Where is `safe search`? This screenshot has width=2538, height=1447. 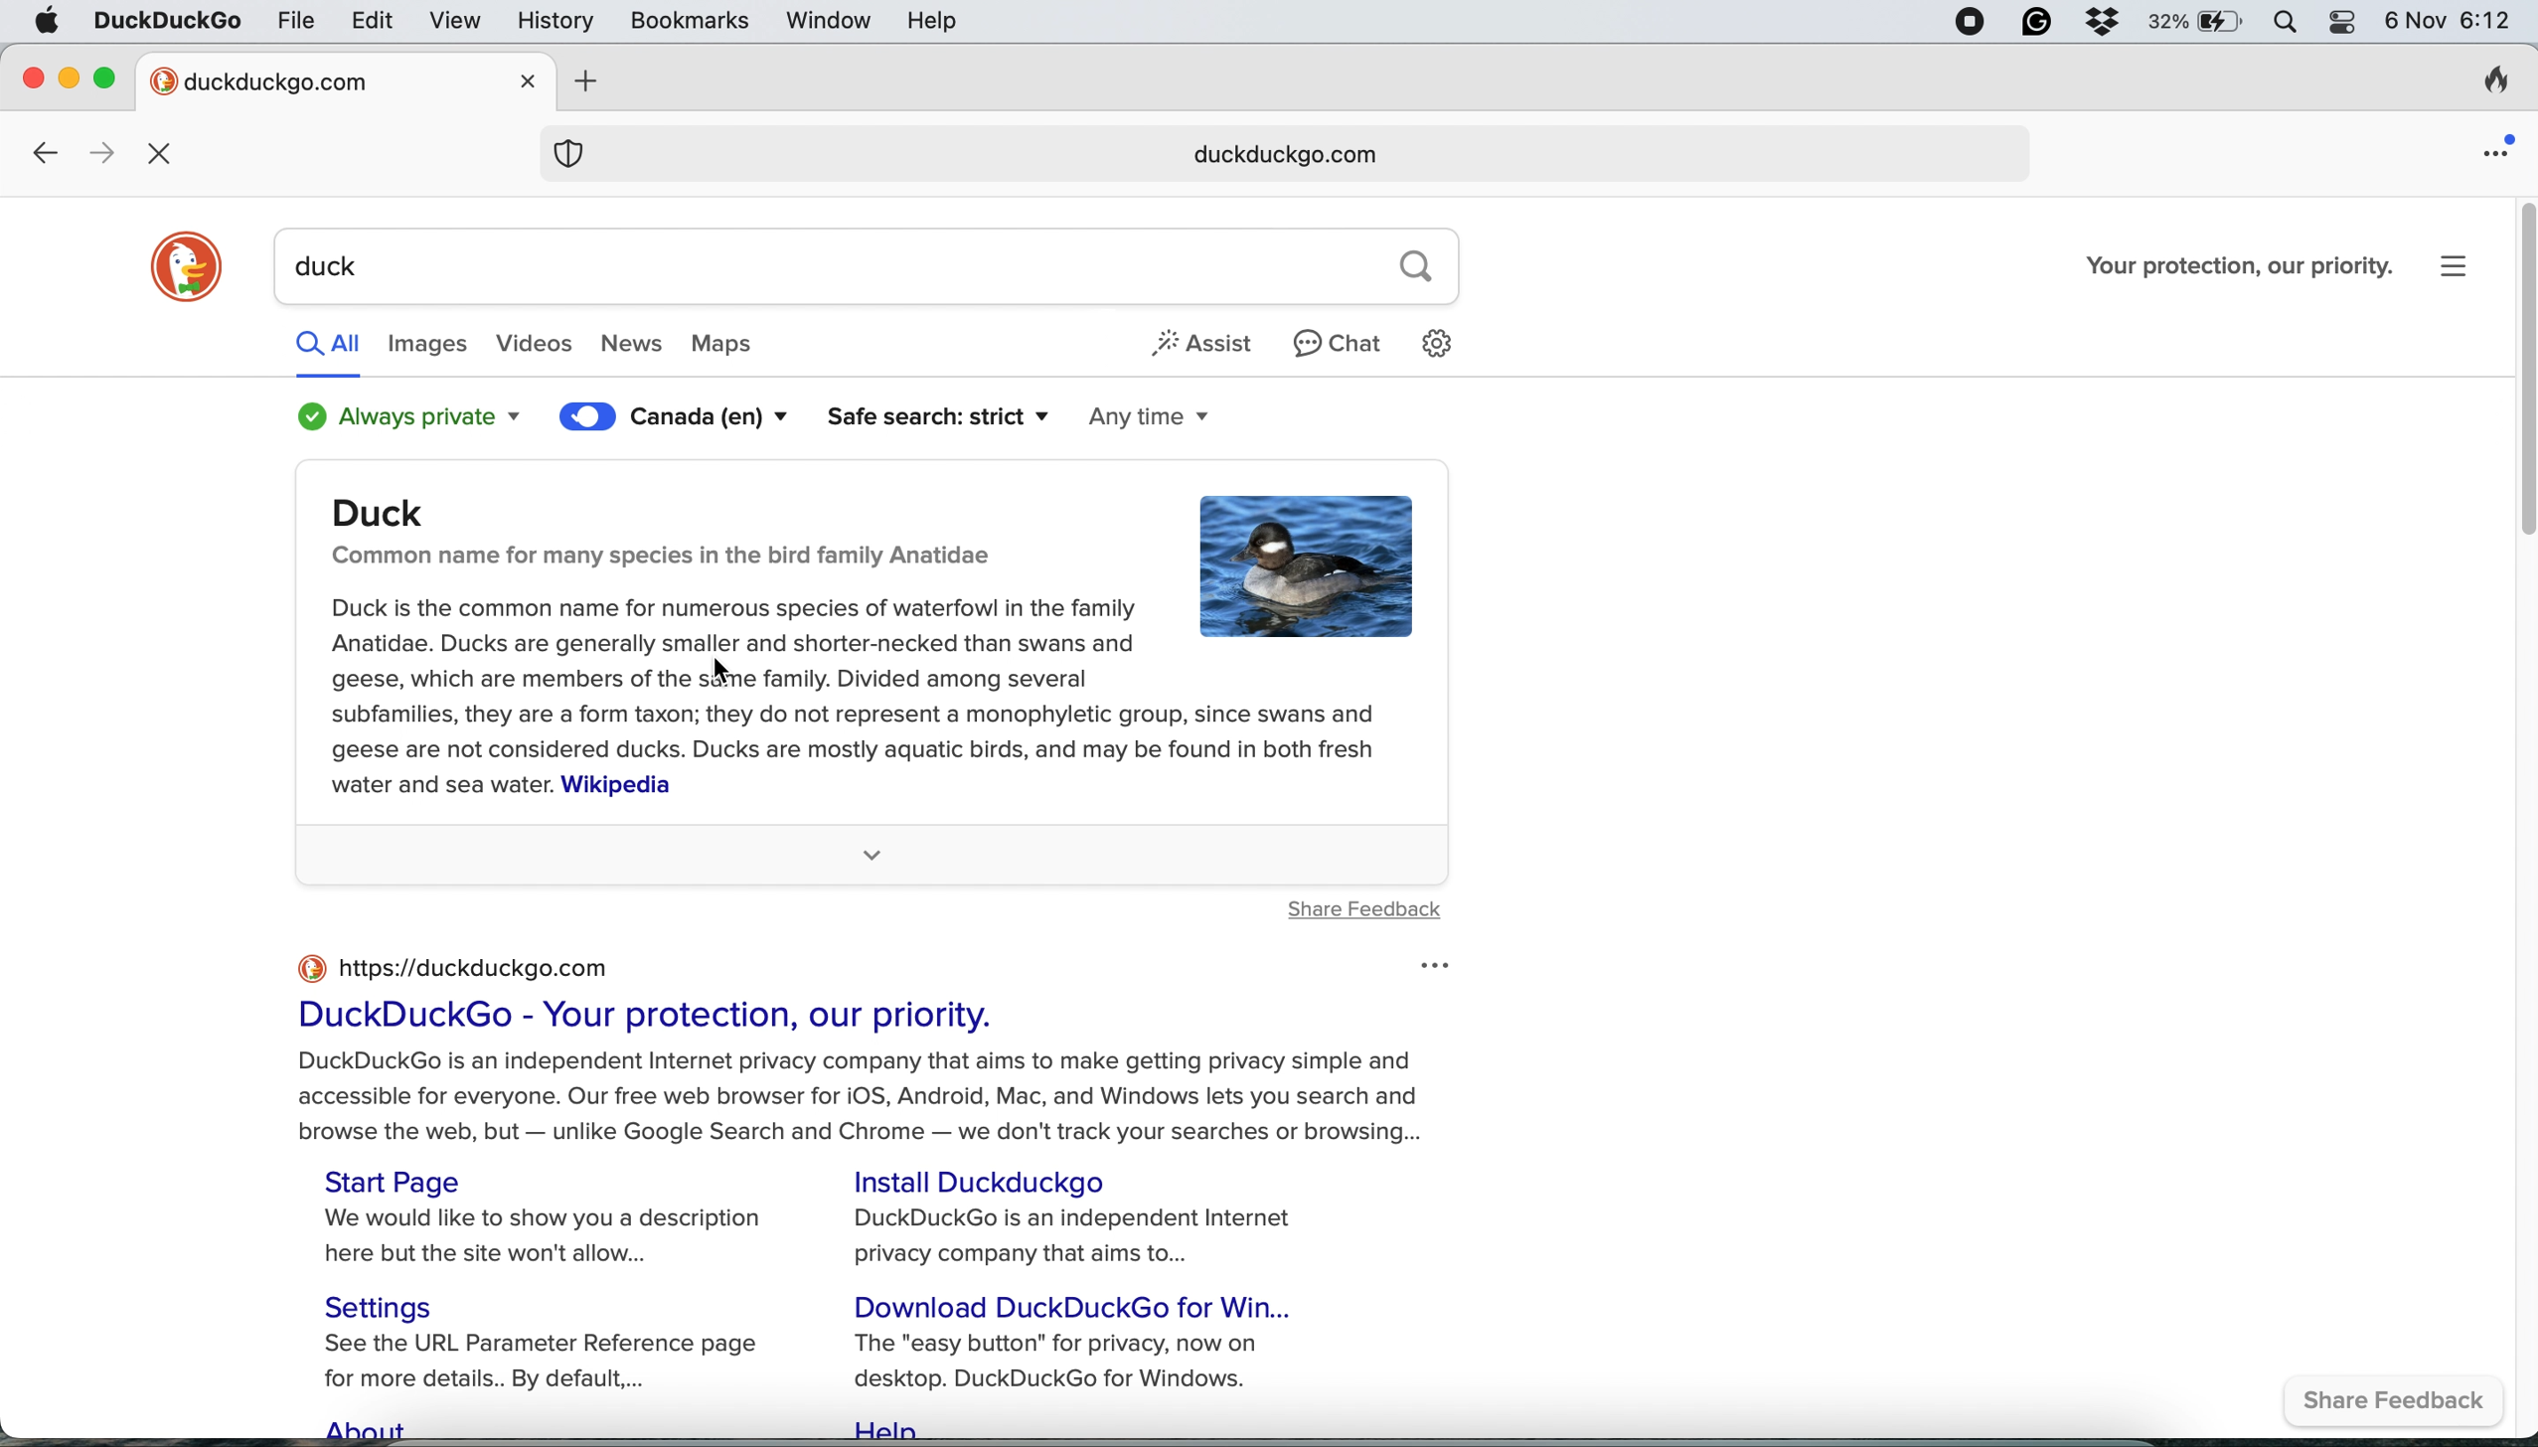
safe search is located at coordinates (920, 417).